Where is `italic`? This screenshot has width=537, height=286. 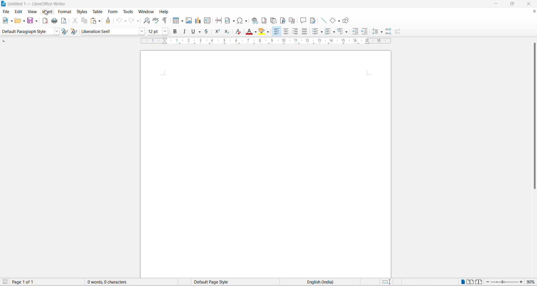
italic is located at coordinates (185, 32).